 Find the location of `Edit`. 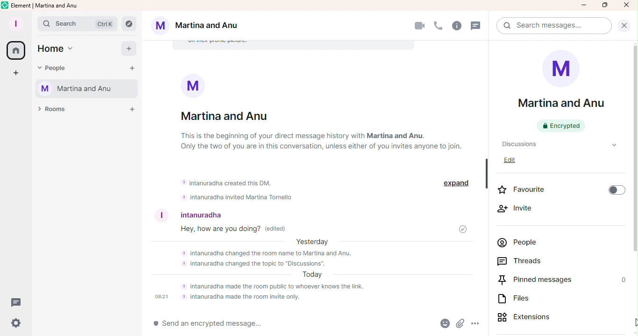

Edit is located at coordinates (507, 160).